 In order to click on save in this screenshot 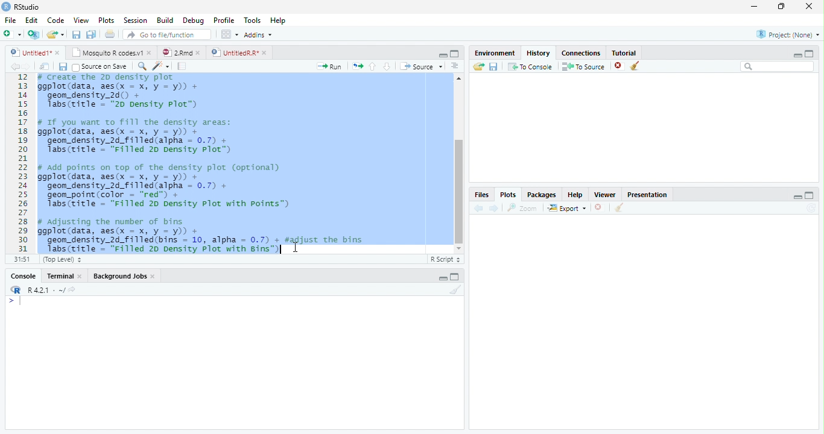, I will do `click(63, 67)`.